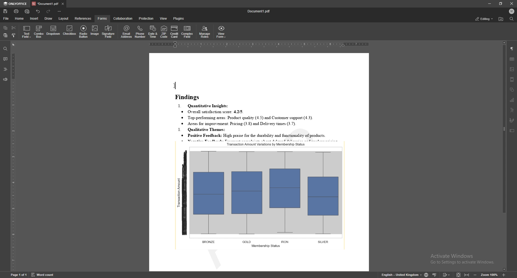 This screenshot has height=278, width=517. I want to click on date and time, so click(153, 32).